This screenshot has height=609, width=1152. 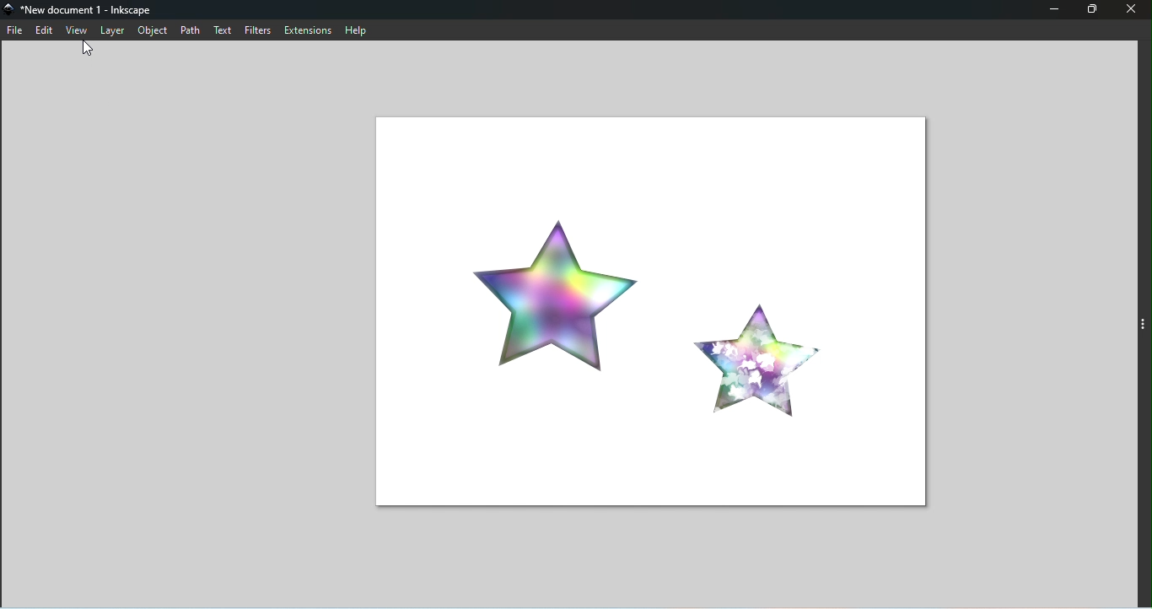 What do you see at coordinates (76, 30) in the screenshot?
I see `View` at bounding box center [76, 30].